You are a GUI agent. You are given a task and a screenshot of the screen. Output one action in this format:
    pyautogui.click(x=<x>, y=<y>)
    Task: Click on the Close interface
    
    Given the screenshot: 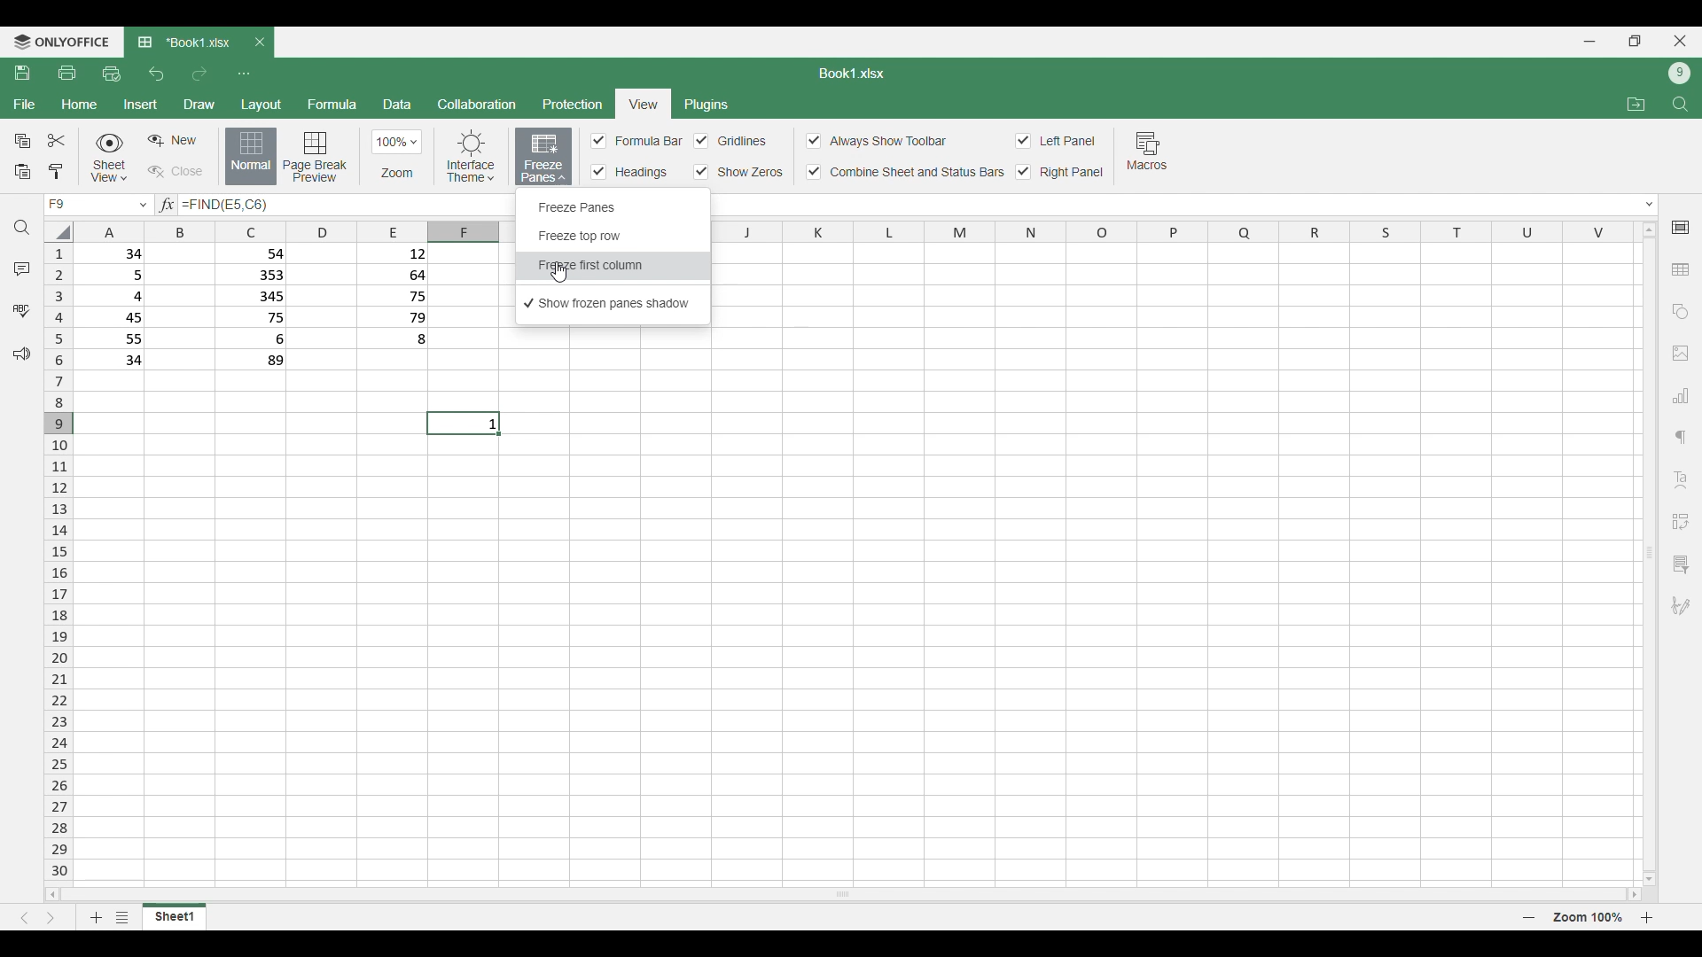 What is the action you would take?
    pyautogui.click(x=1681, y=41)
    